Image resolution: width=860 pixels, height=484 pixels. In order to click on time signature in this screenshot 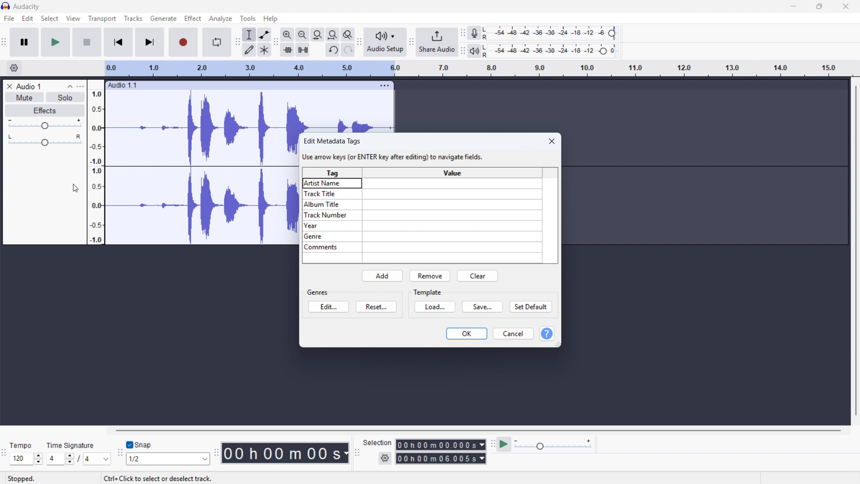, I will do `click(70, 445)`.